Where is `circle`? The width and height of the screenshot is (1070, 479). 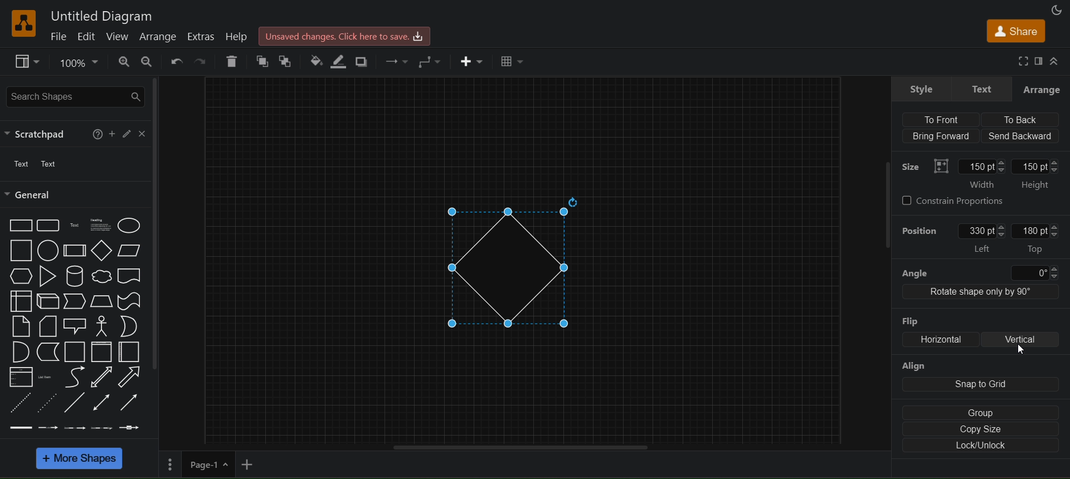 circle is located at coordinates (46, 250).